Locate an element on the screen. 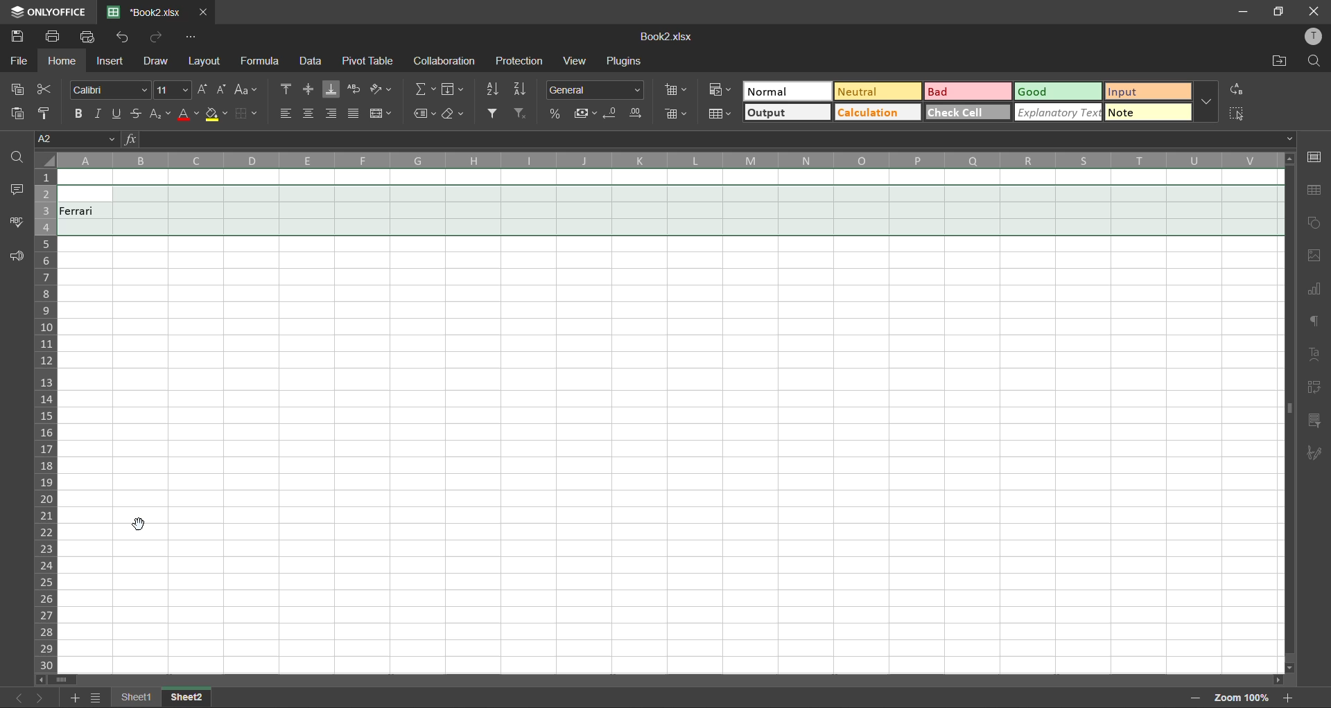 The width and height of the screenshot is (1331, 708). cursor is located at coordinates (141, 524).